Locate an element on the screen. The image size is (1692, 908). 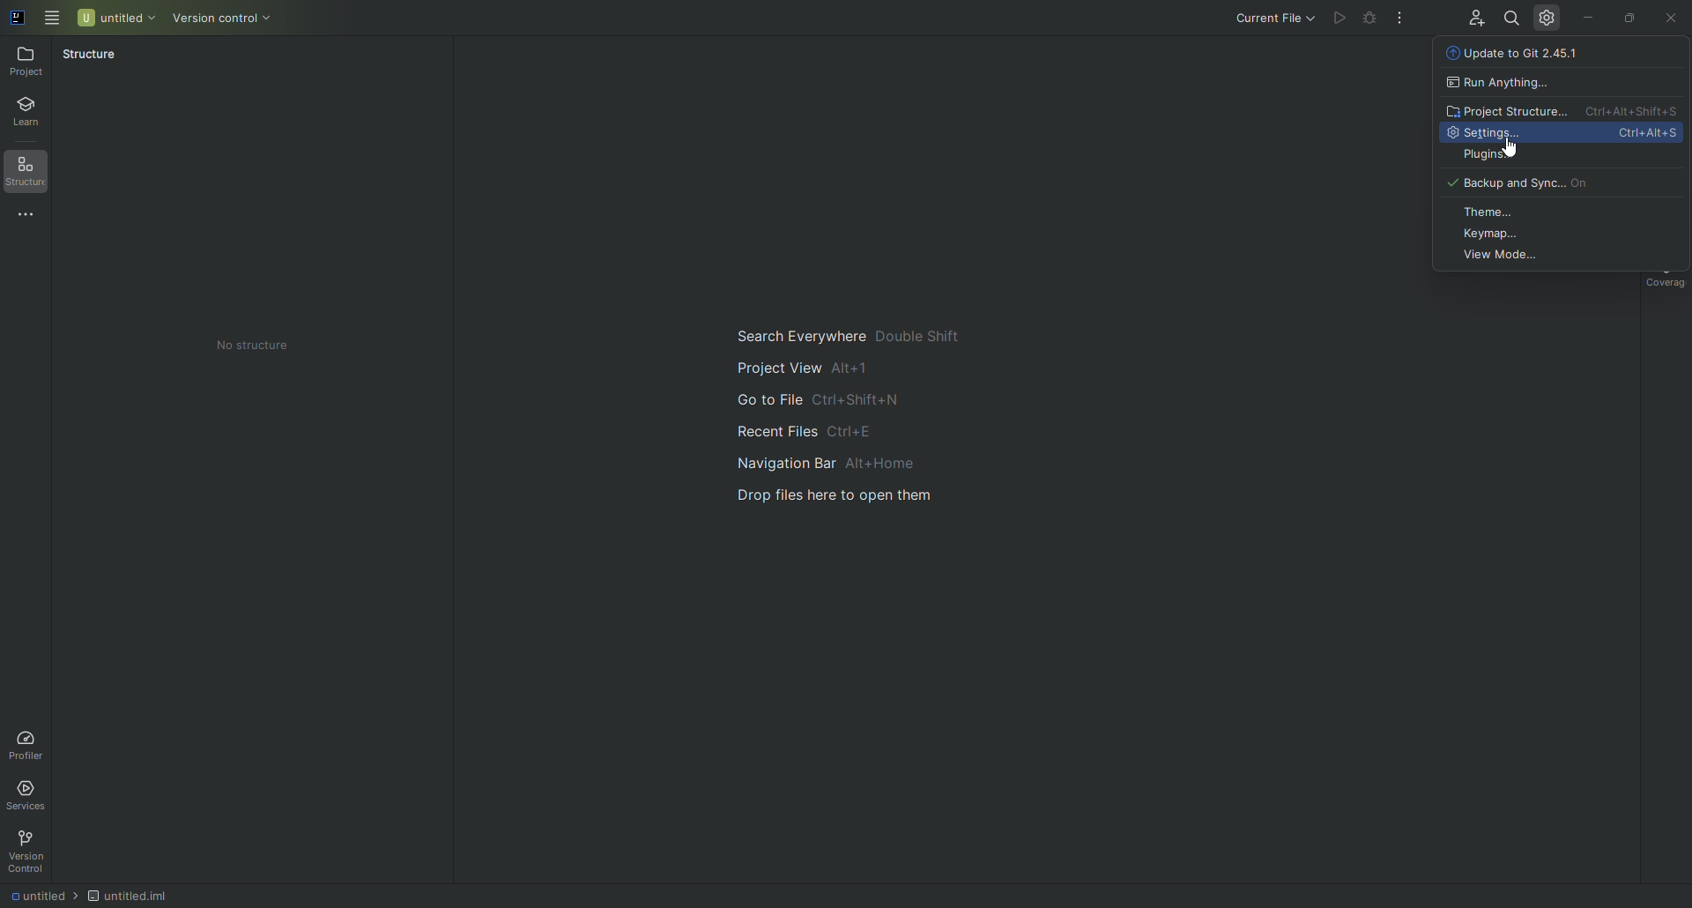
Project Structure Ctrl+Alt+Shift+S is located at coordinates (1560, 108).